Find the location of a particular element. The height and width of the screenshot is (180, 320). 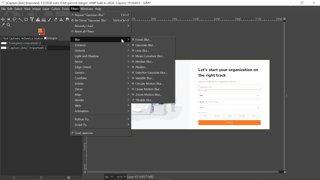

Tileable blur is located at coordinates (152, 100).